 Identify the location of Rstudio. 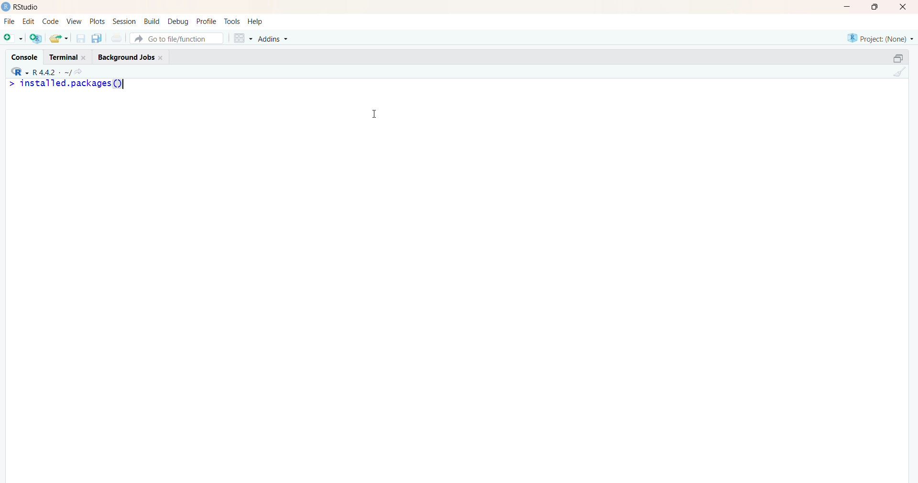
(21, 6).